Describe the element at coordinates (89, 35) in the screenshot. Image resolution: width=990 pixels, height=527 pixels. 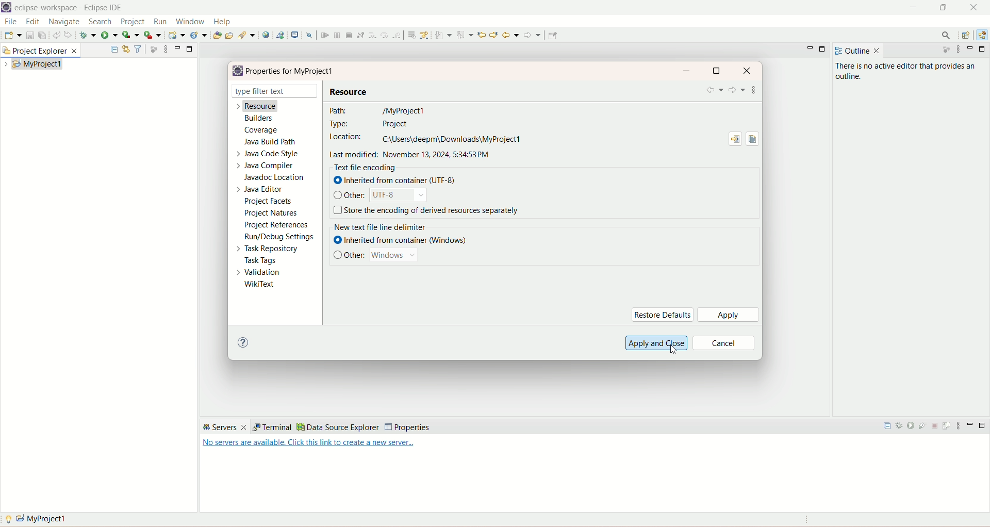
I see `debug` at that location.